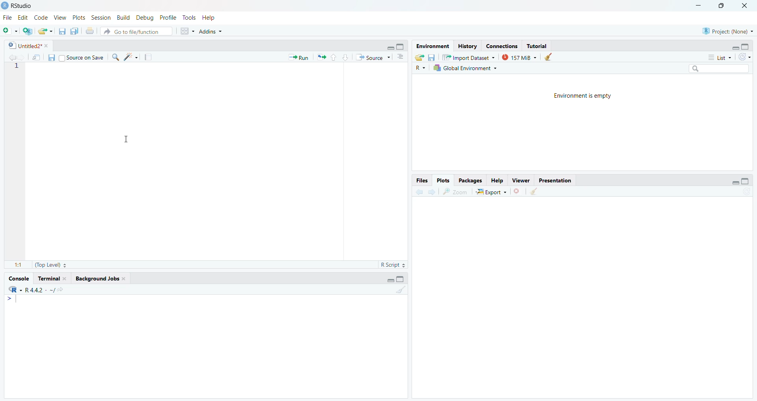 The width and height of the screenshot is (757, 401). What do you see at coordinates (18, 6) in the screenshot?
I see `RStudio` at bounding box center [18, 6].